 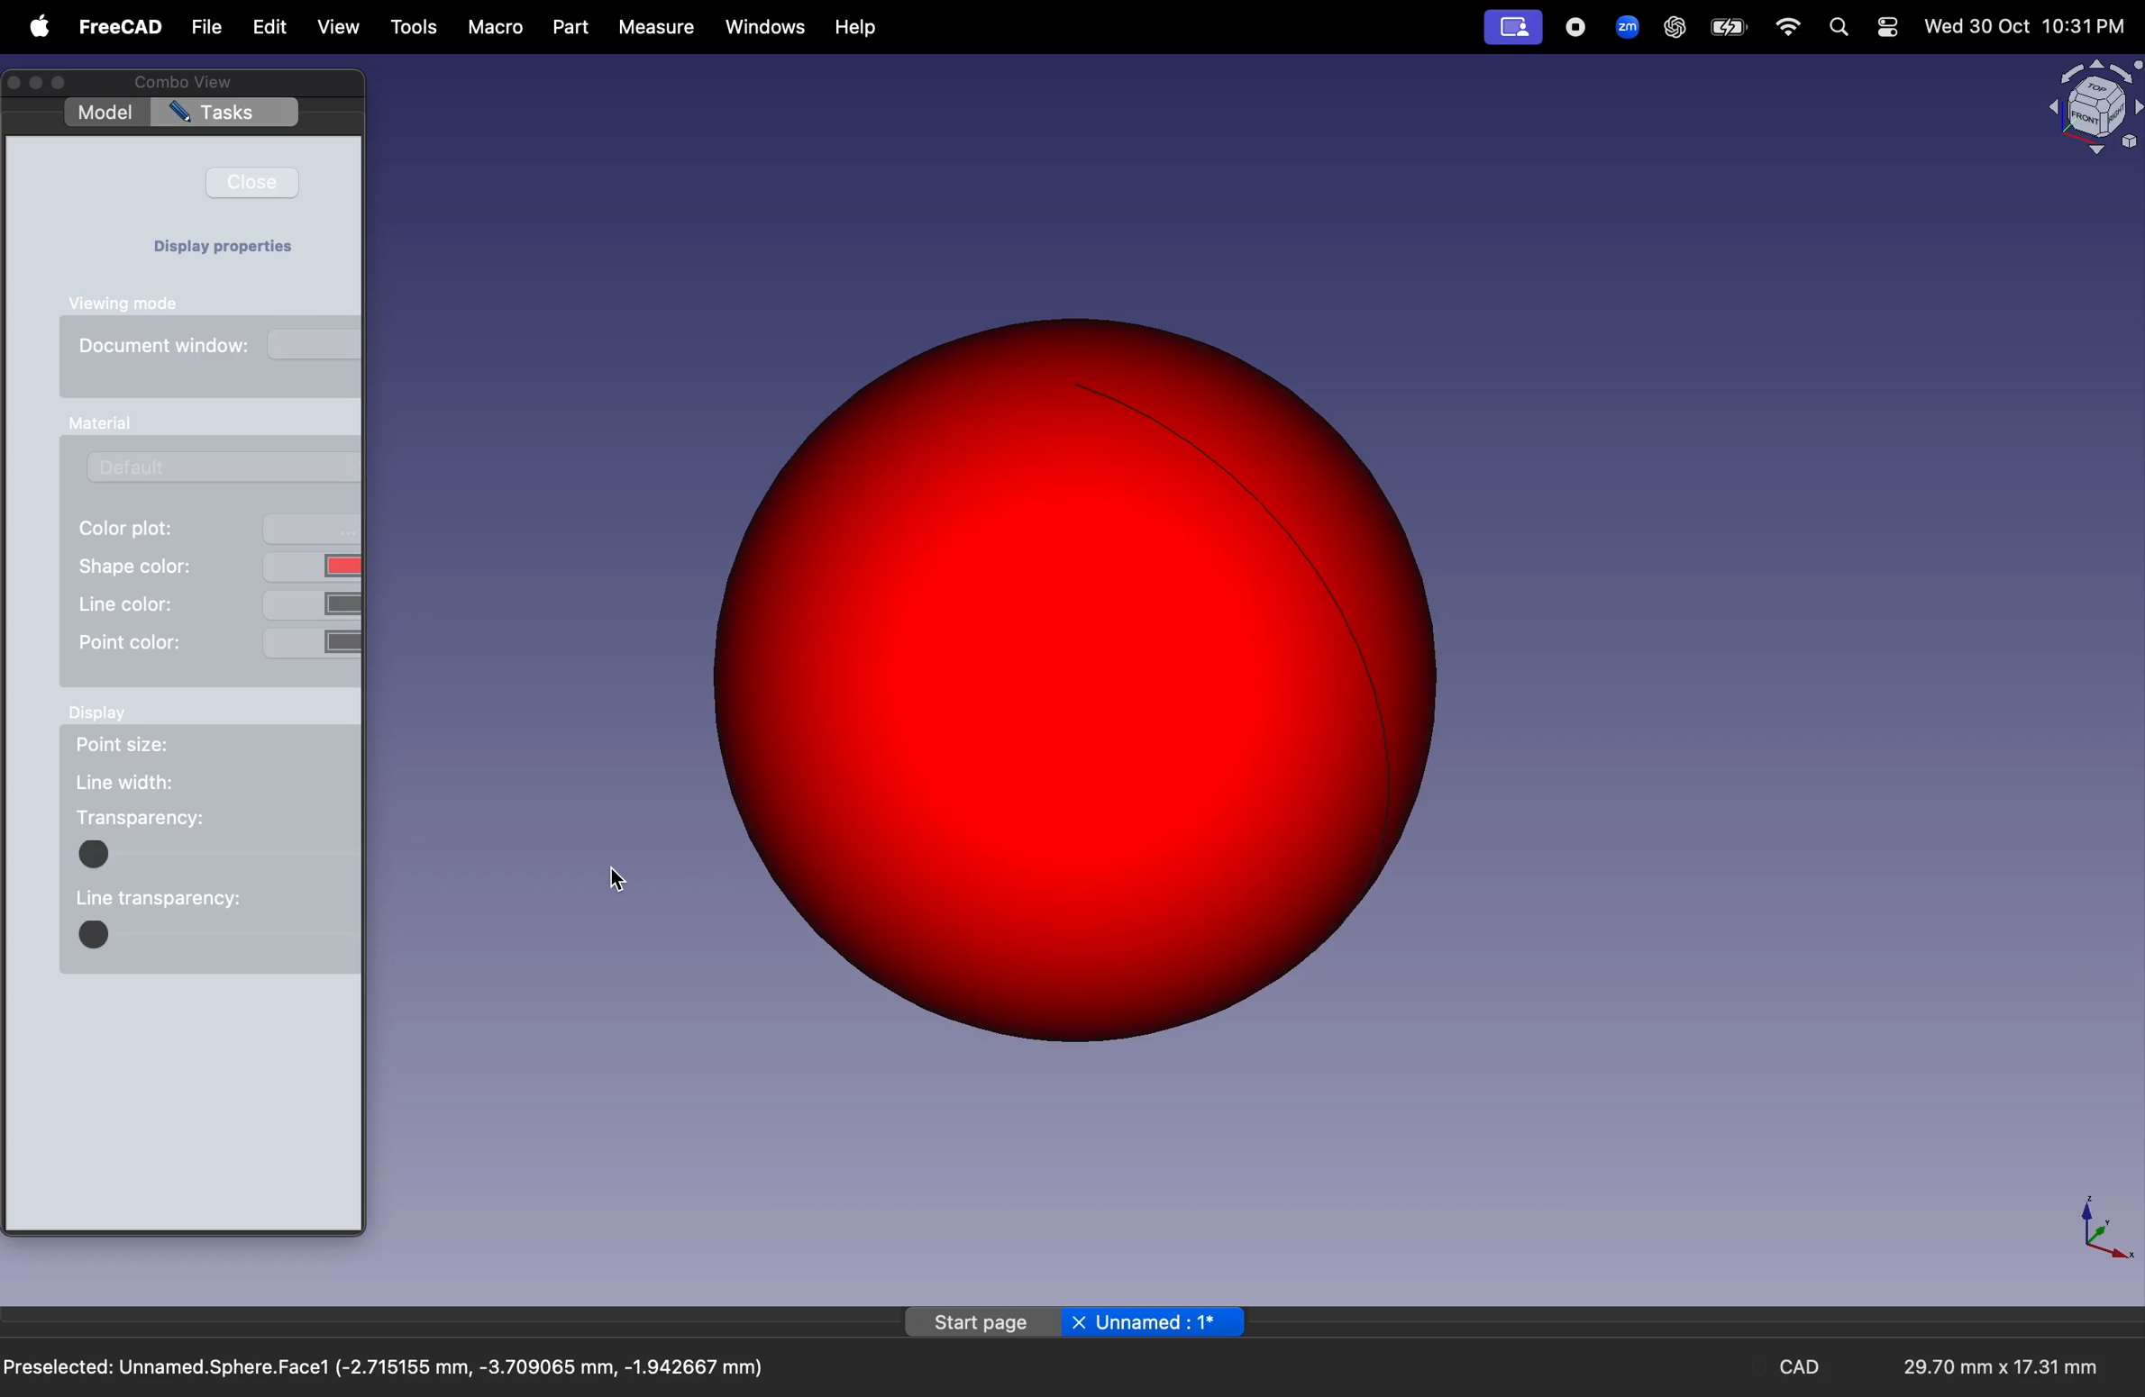 What do you see at coordinates (34, 26) in the screenshot?
I see `apple menu` at bounding box center [34, 26].